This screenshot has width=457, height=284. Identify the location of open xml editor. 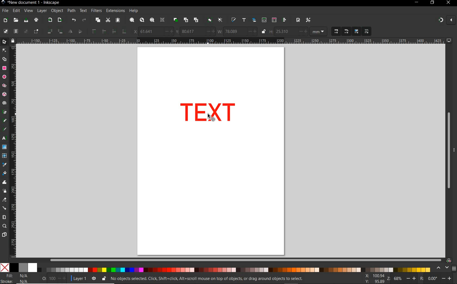
(264, 20).